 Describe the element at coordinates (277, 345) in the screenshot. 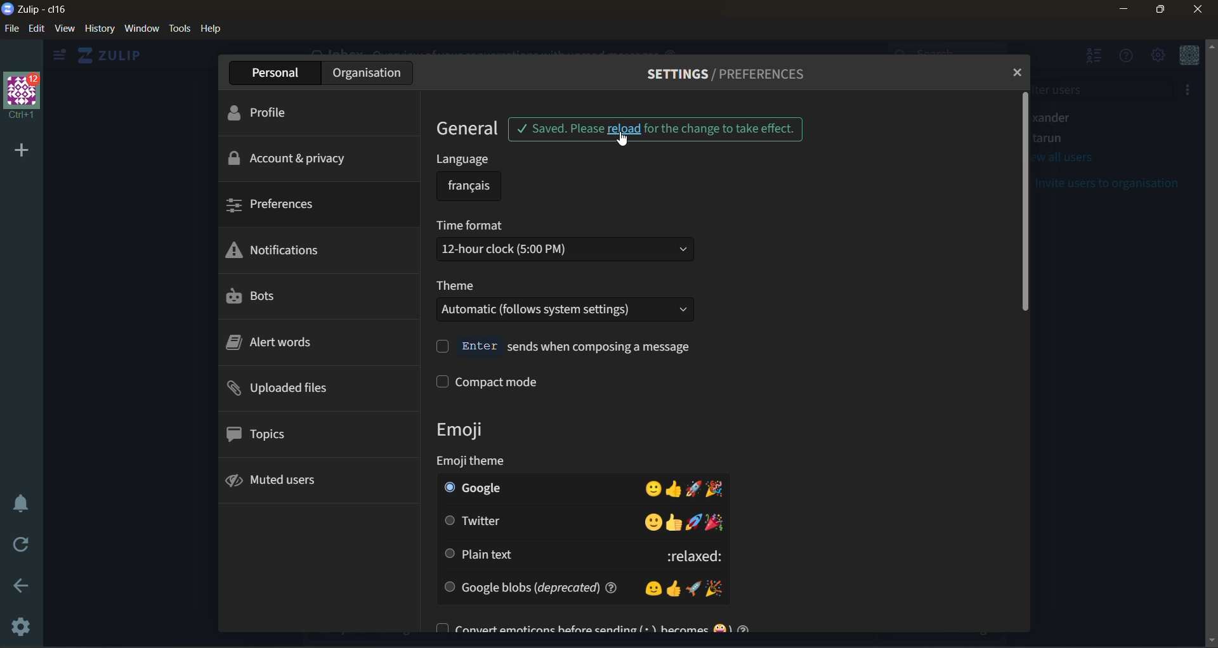

I see `alert words` at that location.